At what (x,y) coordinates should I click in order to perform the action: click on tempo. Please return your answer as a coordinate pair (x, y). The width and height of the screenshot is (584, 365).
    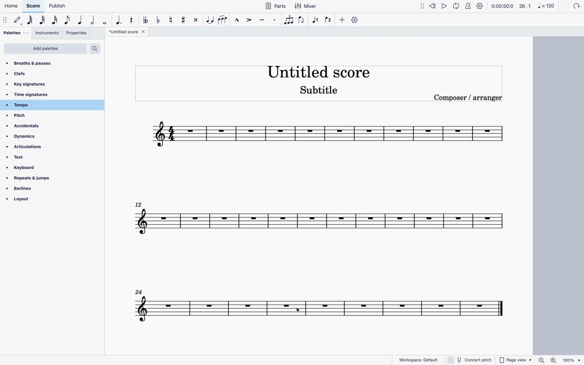
    Looking at the image, I should click on (44, 106).